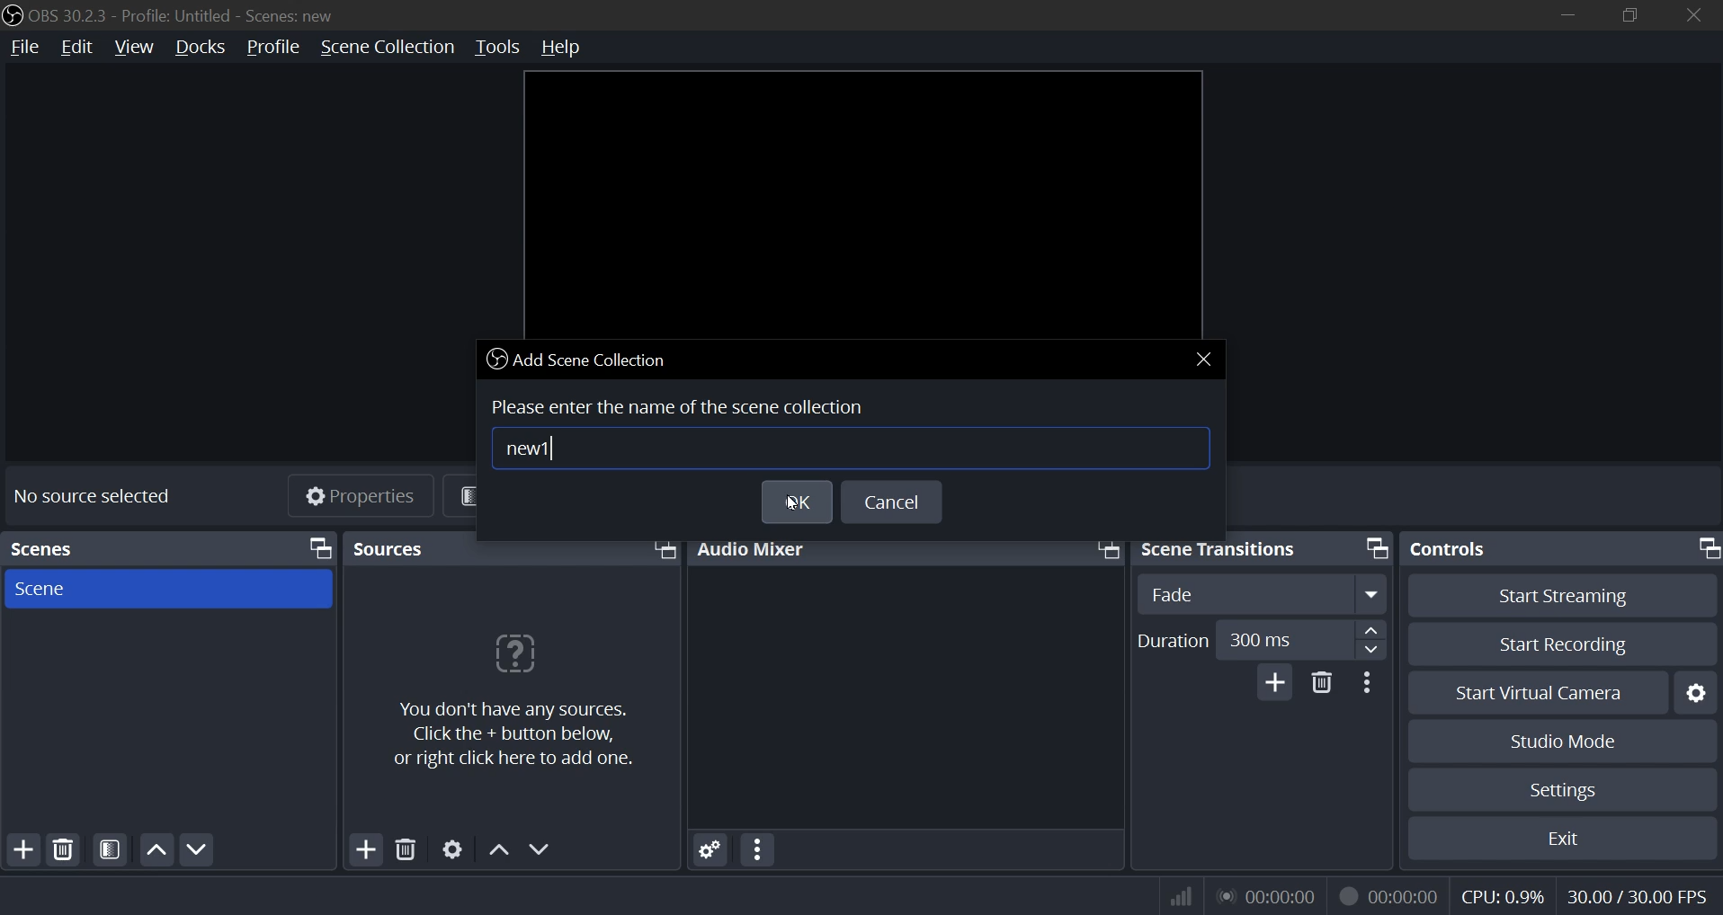 Image resolution: width=1723 pixels, height=915 pixels. I want to click on view, so click(136, 48).